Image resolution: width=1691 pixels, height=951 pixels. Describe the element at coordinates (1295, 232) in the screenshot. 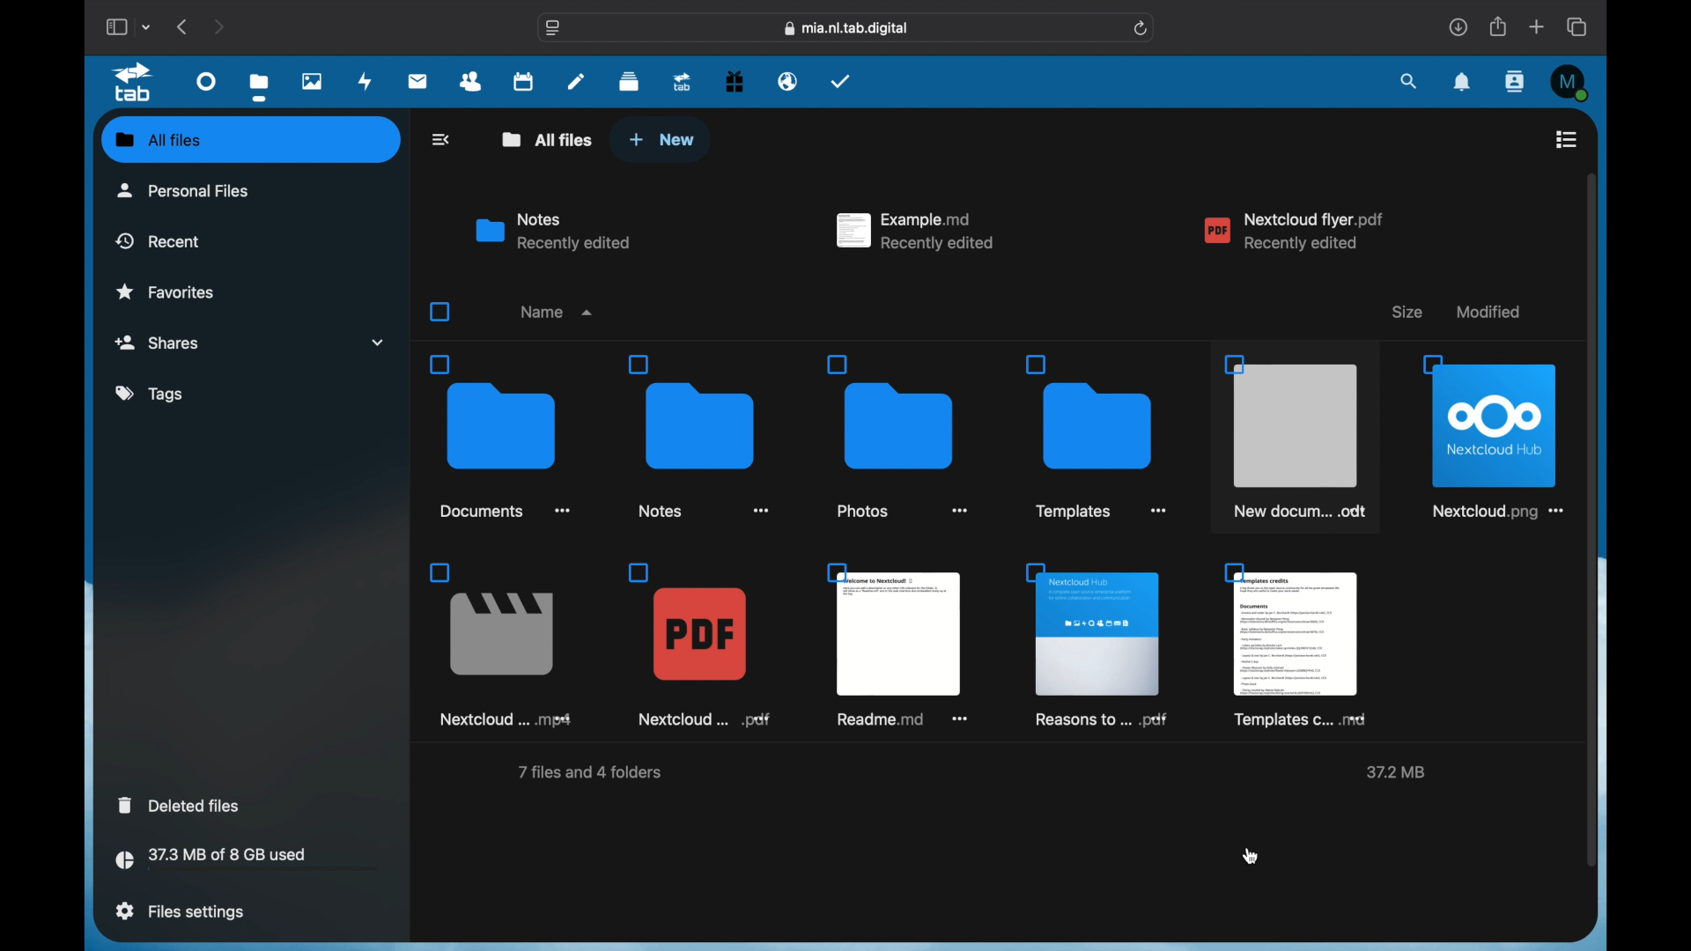

I see `nextcloud` at that location.